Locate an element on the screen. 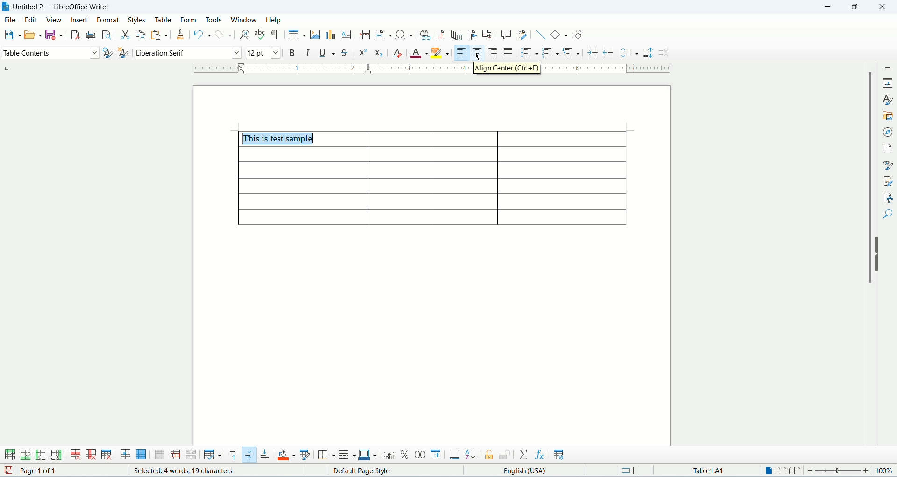  bold is located at coordinates (294, 53).